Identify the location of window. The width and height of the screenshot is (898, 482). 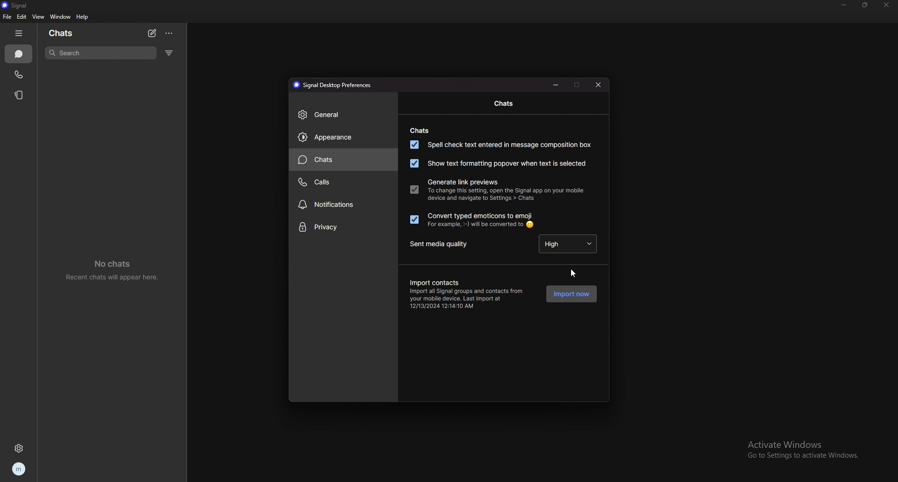
(60, 17).